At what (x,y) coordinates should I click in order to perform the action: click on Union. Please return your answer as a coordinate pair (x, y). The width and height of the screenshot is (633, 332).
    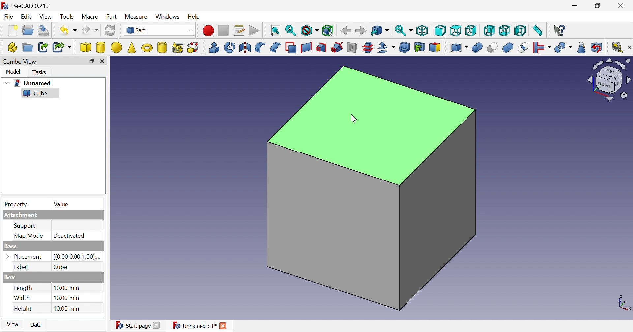
    Looking at the image, I should click on (509, 47).